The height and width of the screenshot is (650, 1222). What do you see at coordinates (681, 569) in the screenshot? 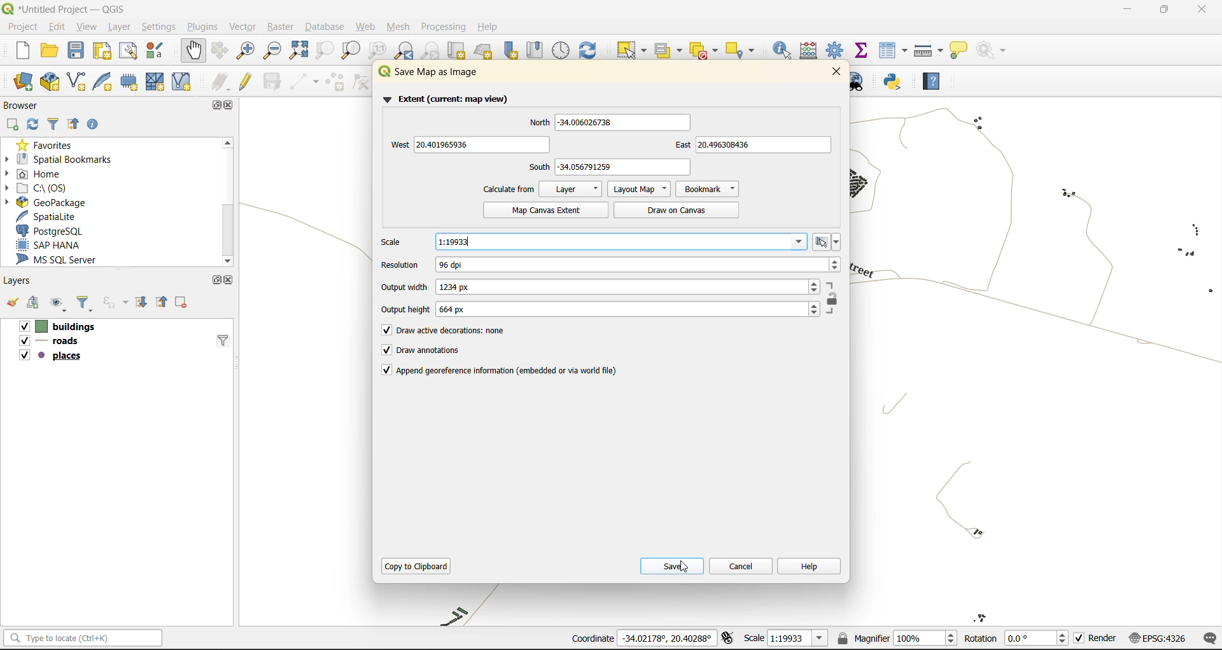
I see `cursor` at bounding box center [681, 569].